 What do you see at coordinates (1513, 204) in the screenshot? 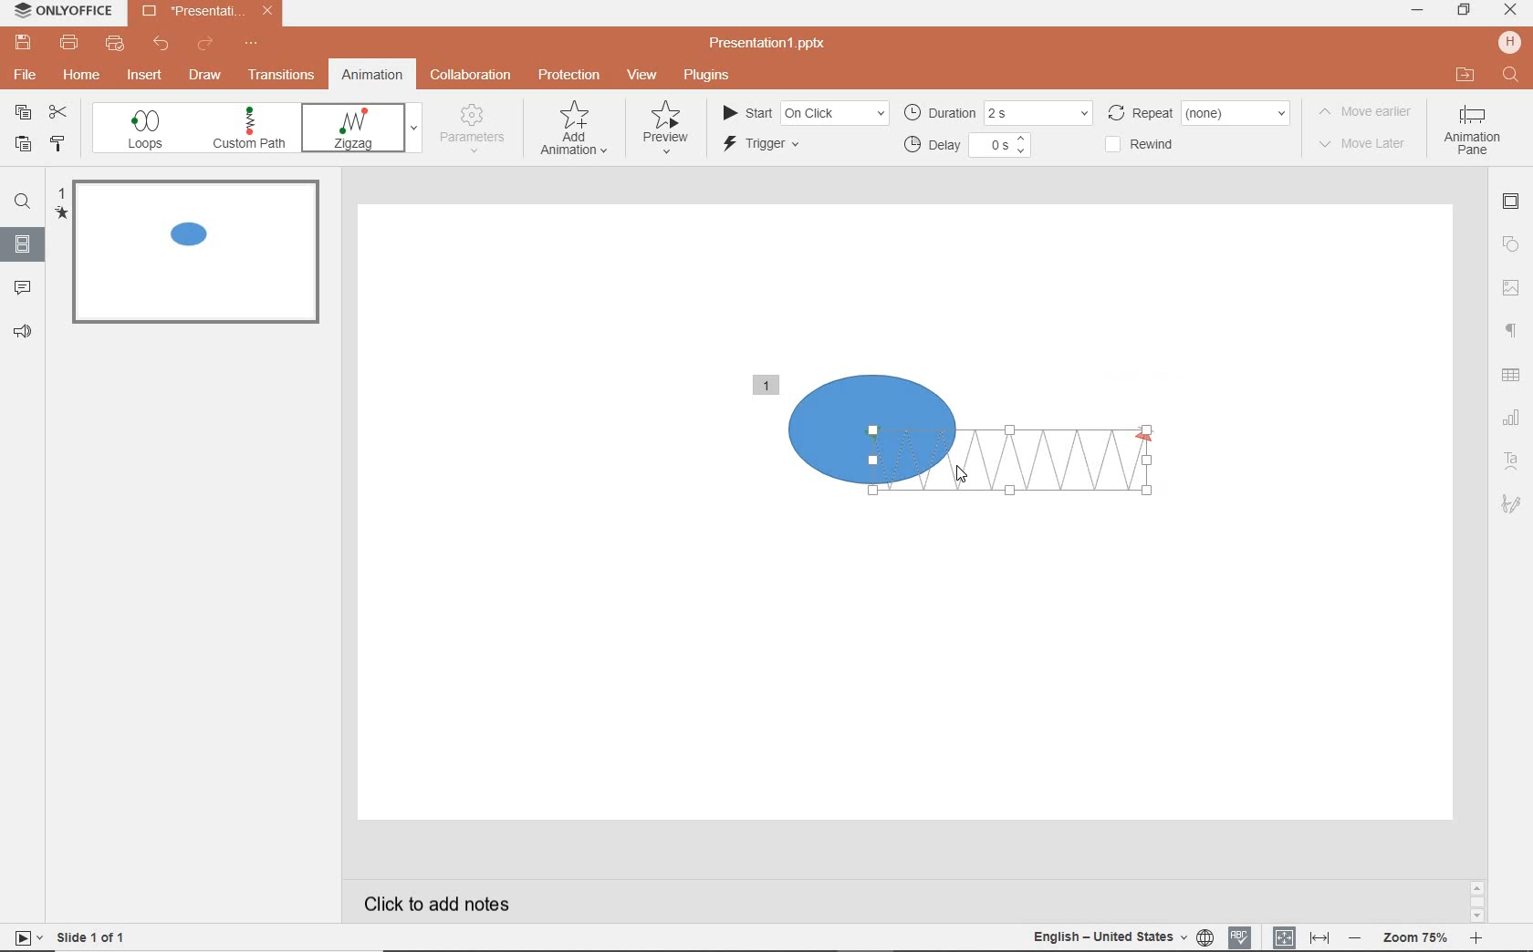
I see `slide settings` at bounding box center [1513, 204].